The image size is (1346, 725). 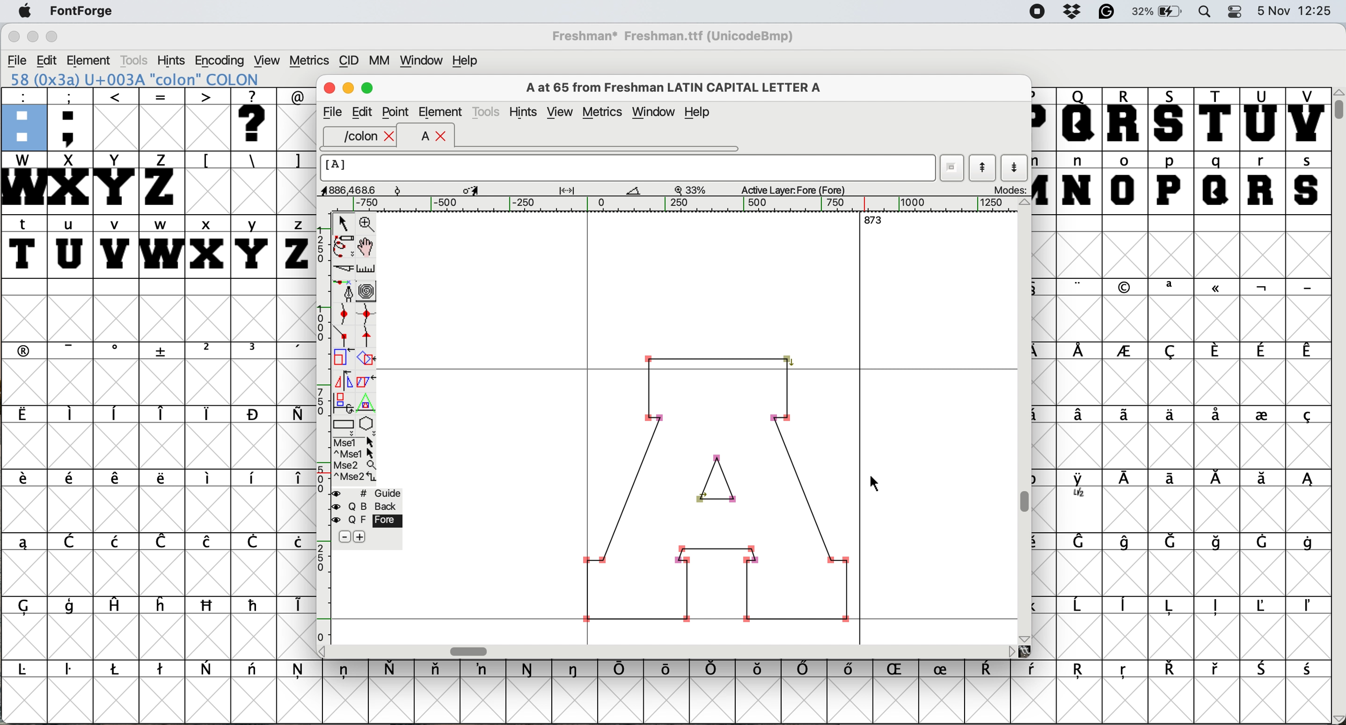 What do you see at coordinates (588, 191) in the screenshot?
I see `glyph details` at bounding box center [588, 191].